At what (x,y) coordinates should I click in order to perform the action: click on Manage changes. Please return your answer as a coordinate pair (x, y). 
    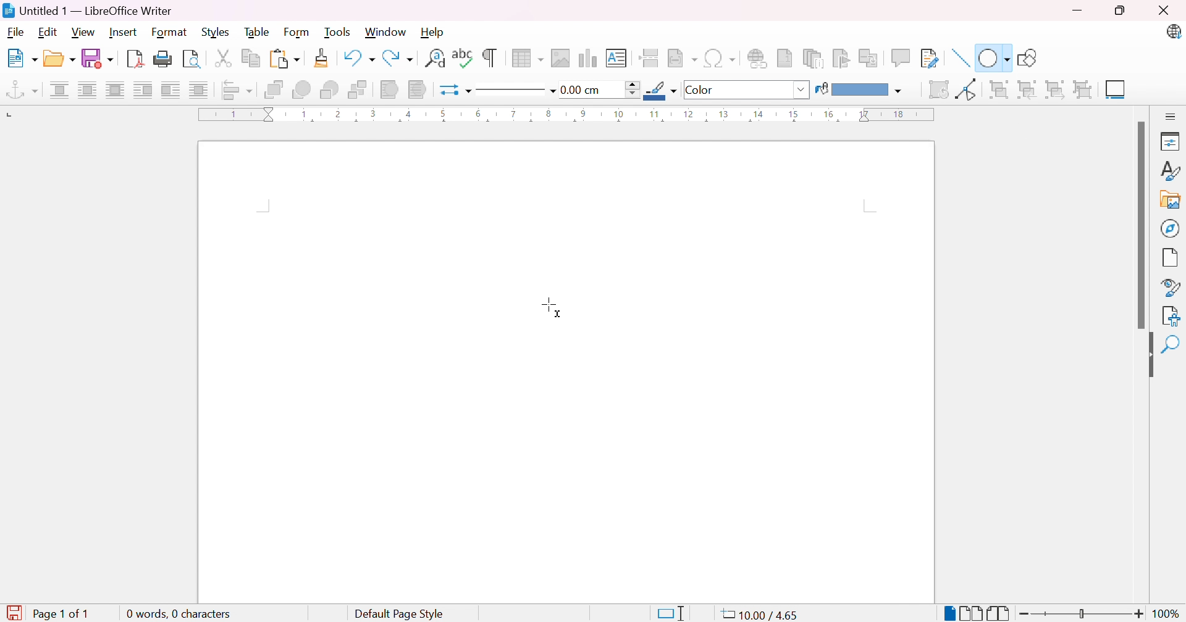
    Looking at the image, I should click on (1174, 315).